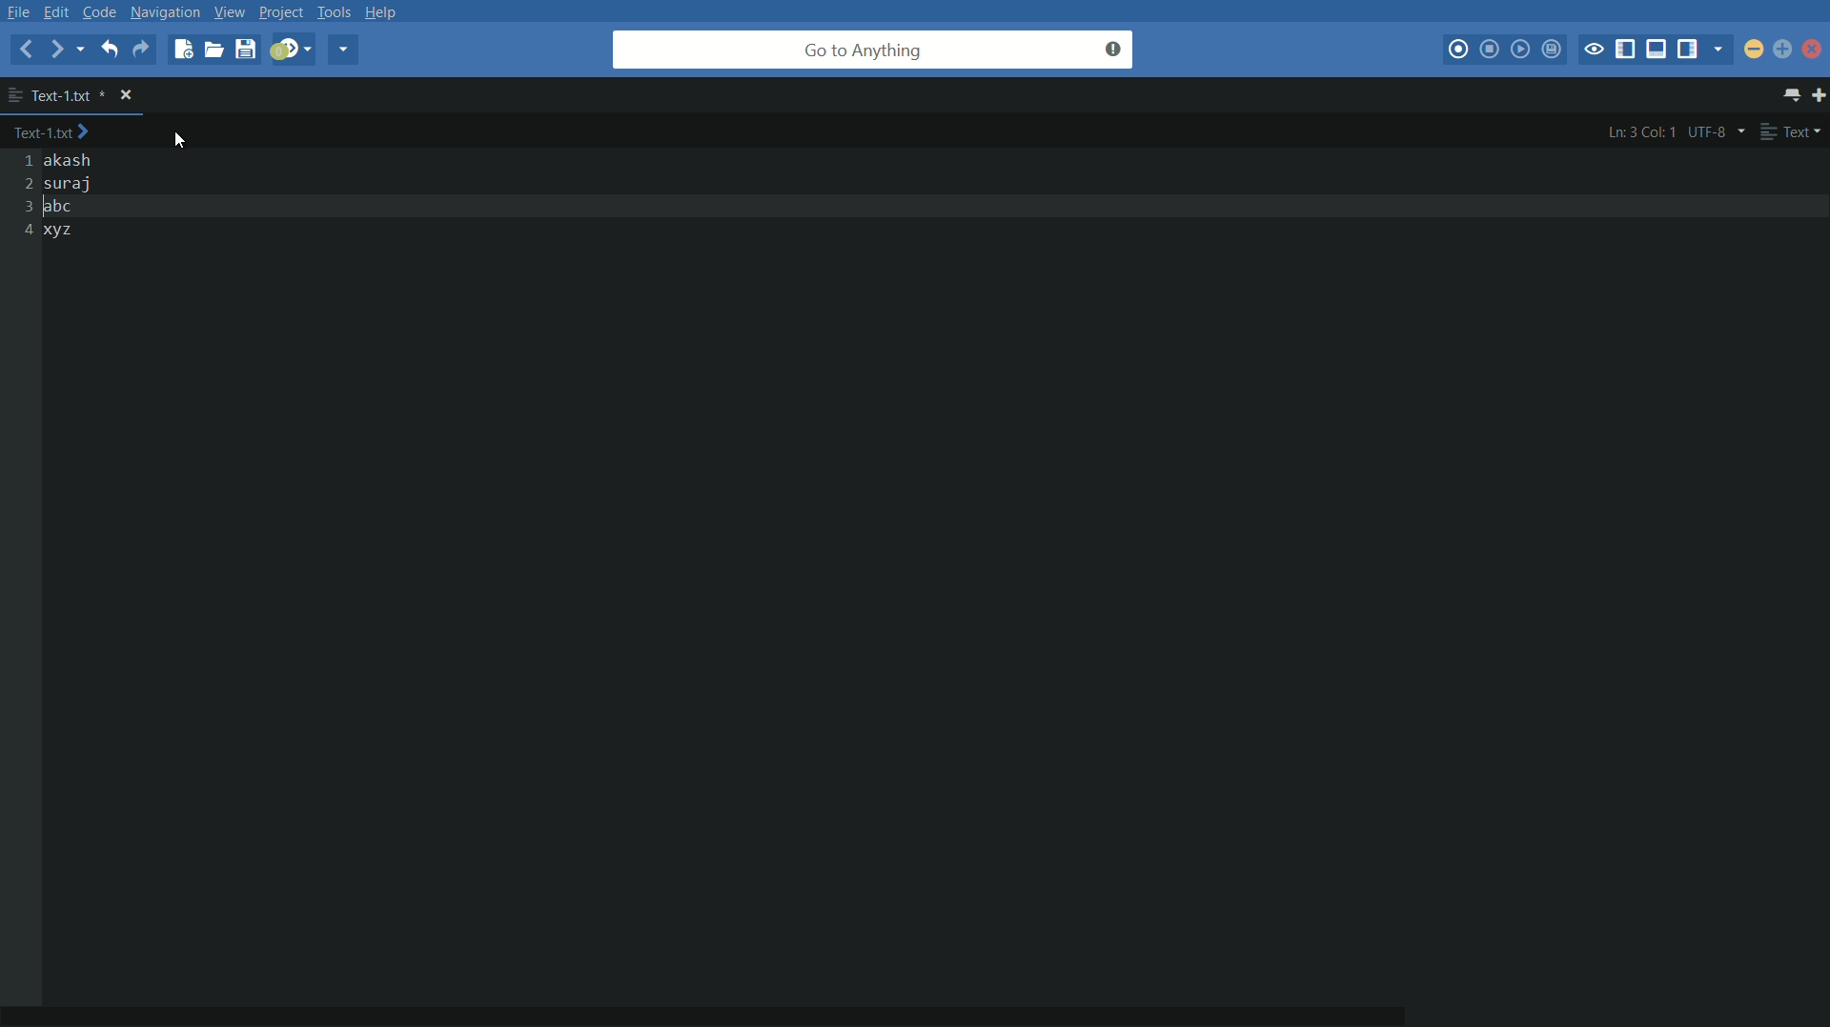 The width and height of the screenshot is (1830, 1027). What do you see at coordinates (1520, 50) in the screenshot?
I see `play last macro` at bounding box center [1520, 50].